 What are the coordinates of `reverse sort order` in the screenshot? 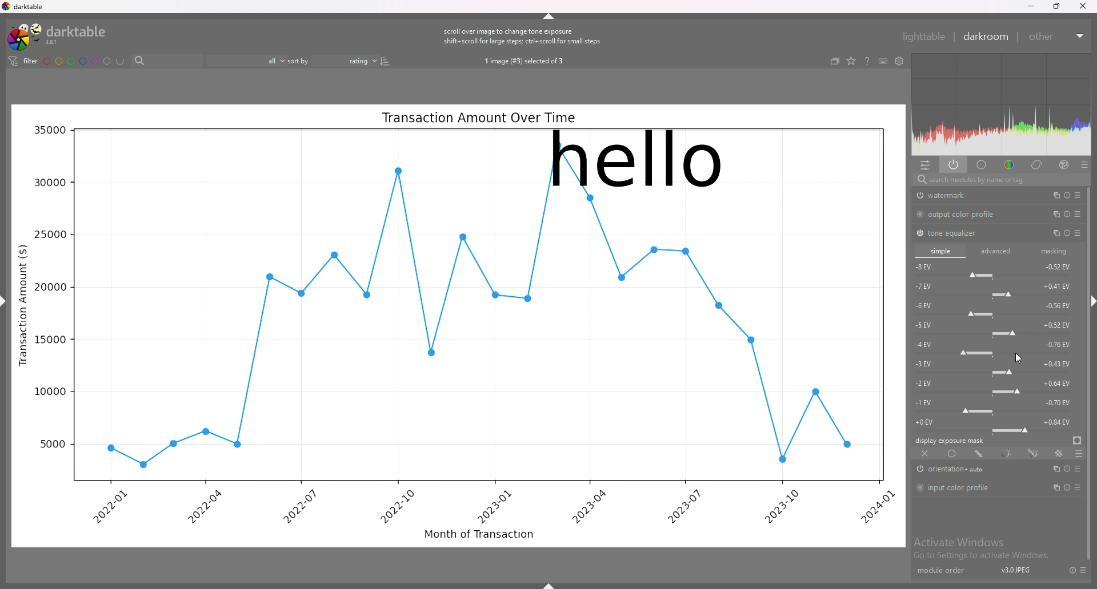 It's located at (386, 61).